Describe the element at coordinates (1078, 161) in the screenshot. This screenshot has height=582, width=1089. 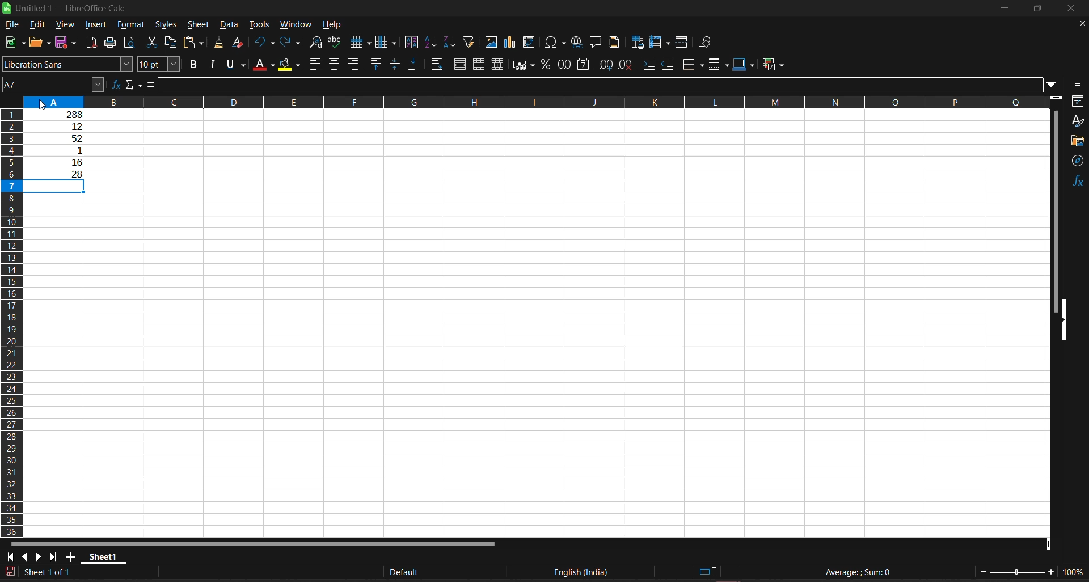
I see `navigator` at that location.